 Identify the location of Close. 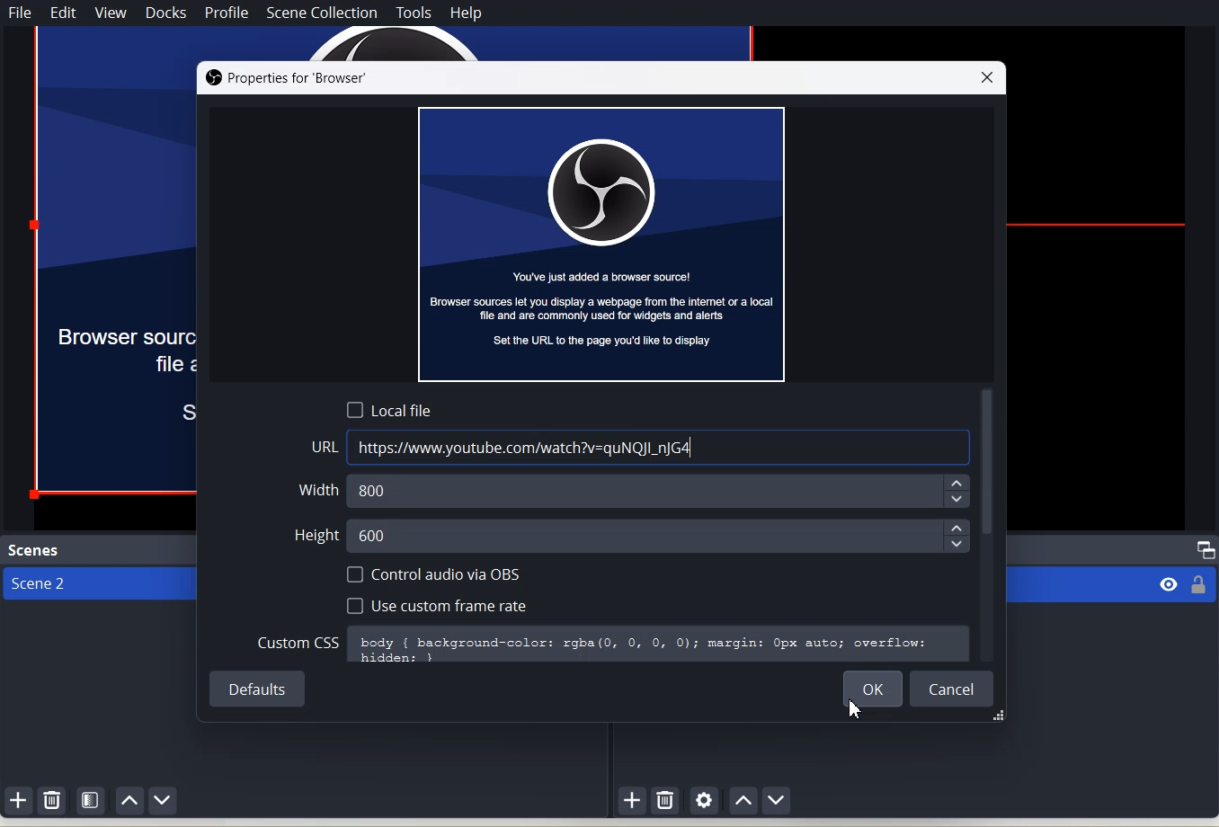
(991, 76).